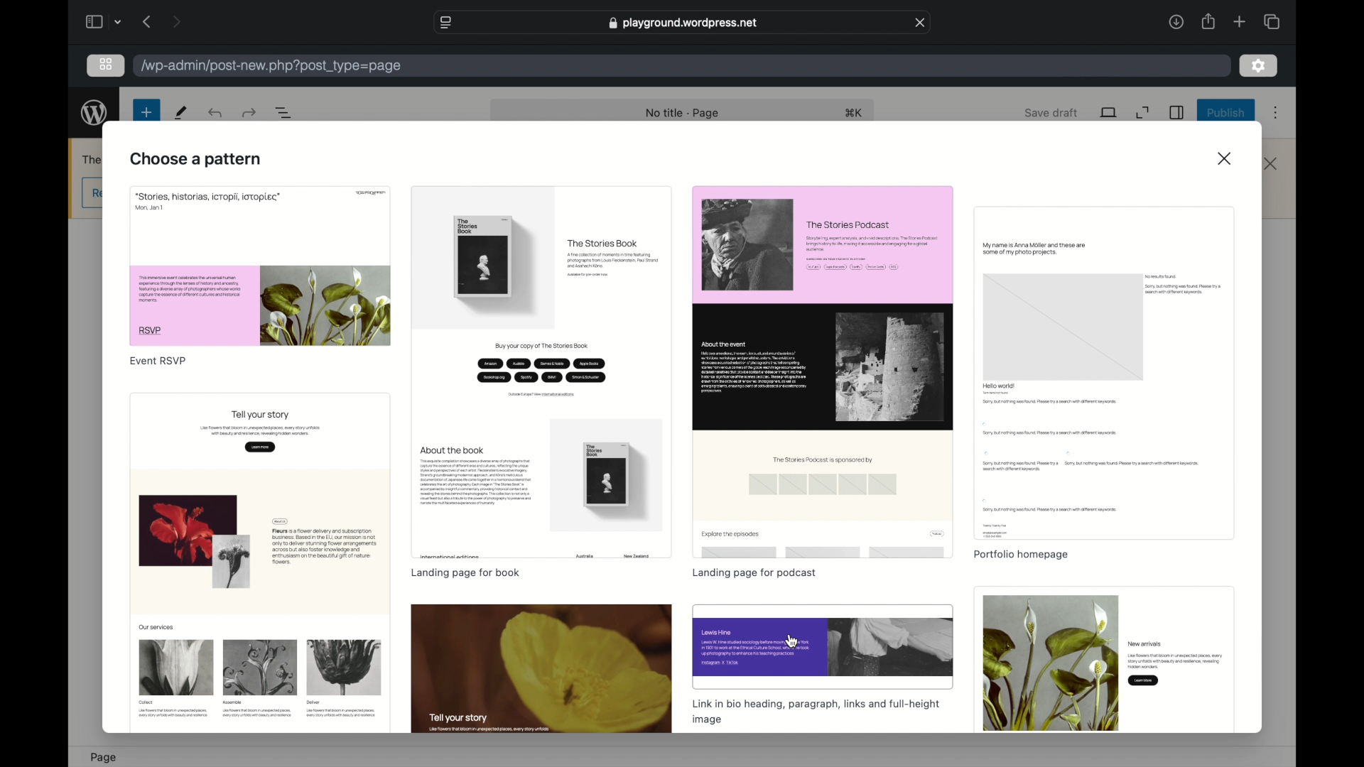  Describe the element at coordinates (215, 114) in the screenshot. I see `redo` at that location.